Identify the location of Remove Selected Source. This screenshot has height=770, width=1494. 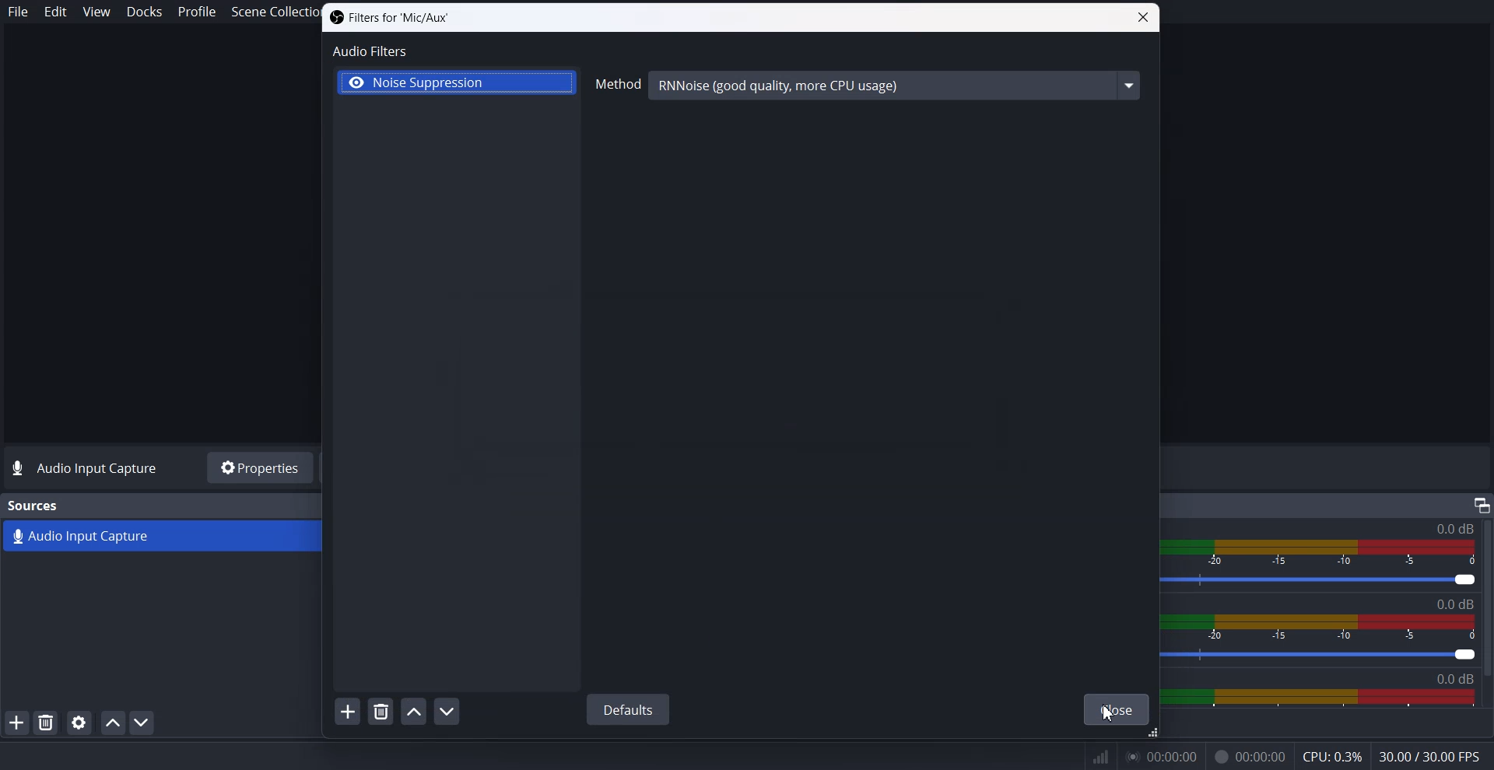
(46, 722).